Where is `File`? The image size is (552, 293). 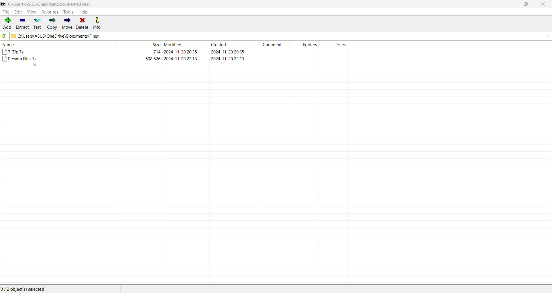 File is located at coordinates (6, 12).